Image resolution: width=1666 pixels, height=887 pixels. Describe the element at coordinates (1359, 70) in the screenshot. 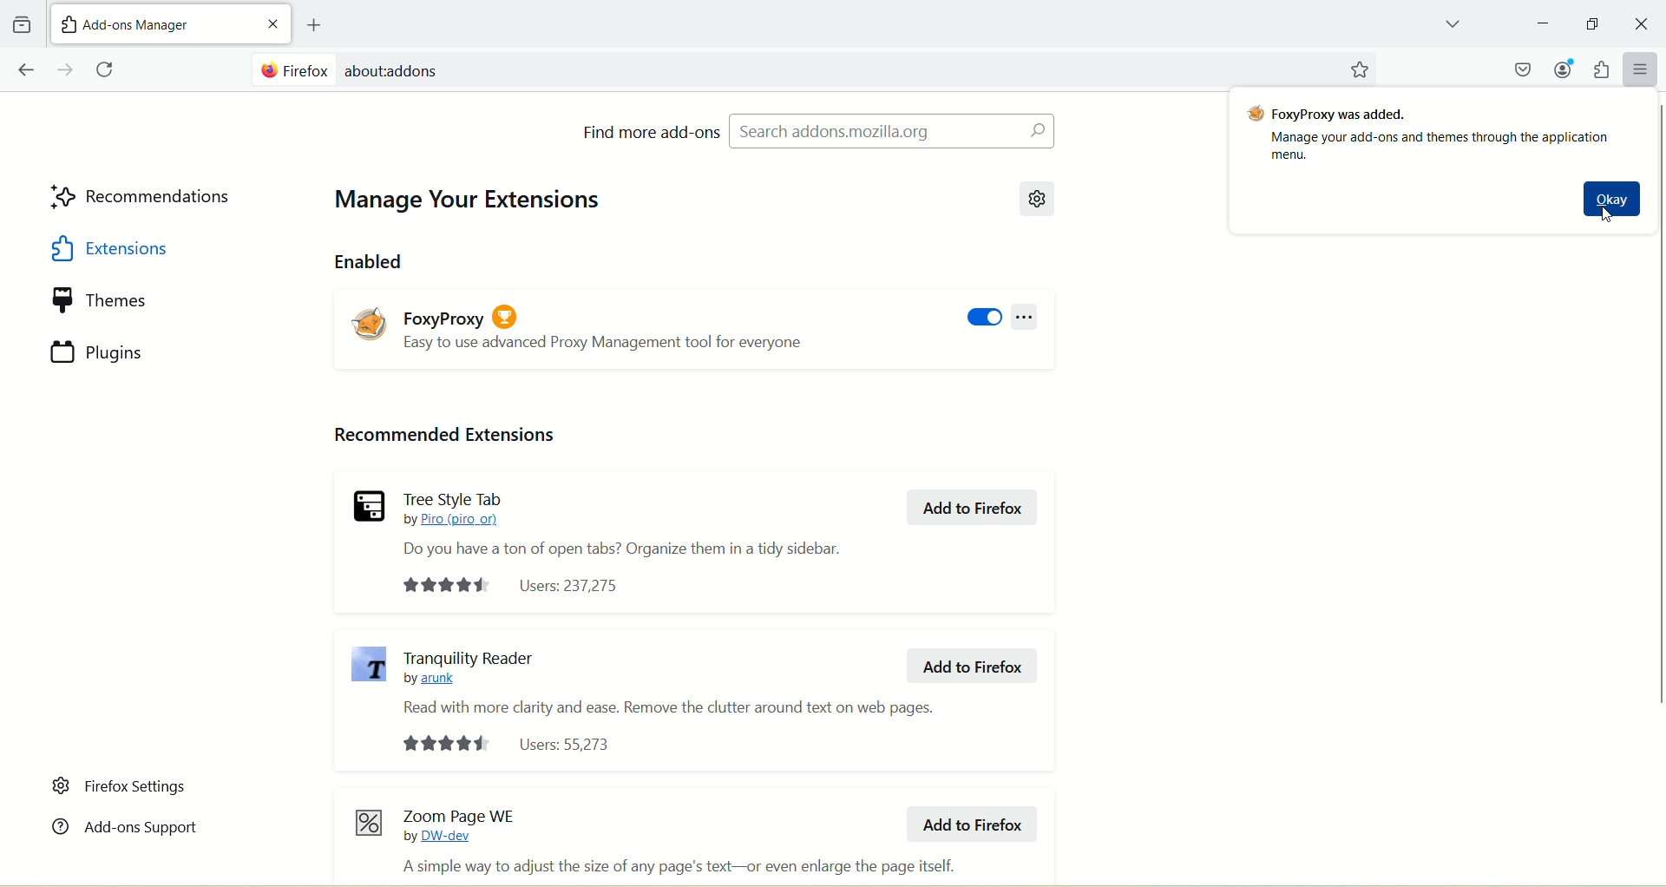

I see `Starred` at that location.